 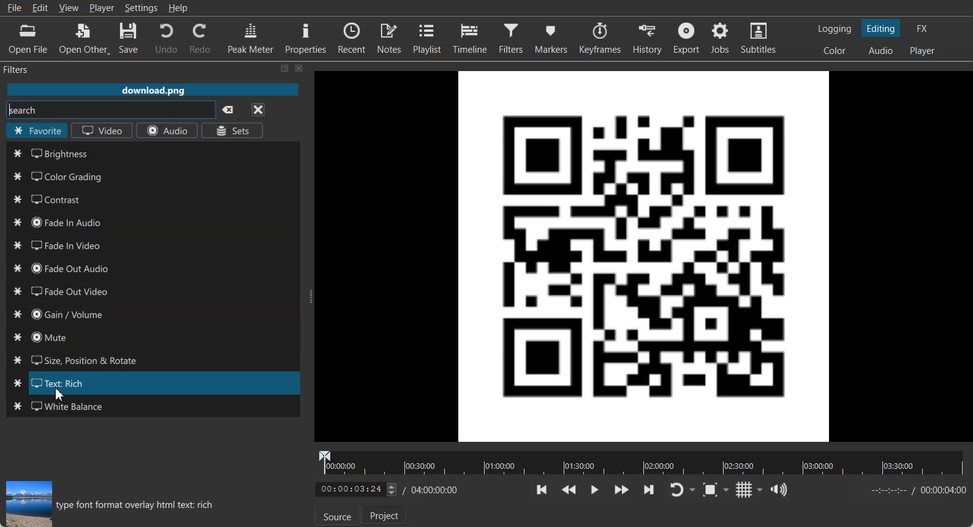 I want to click on Contrast, so click(x=152, y=199).